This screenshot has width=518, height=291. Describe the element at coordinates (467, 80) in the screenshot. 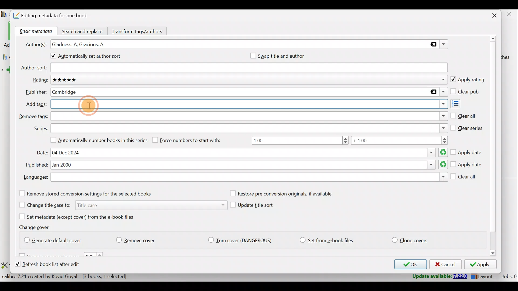

I see `Apply rating` at that location.